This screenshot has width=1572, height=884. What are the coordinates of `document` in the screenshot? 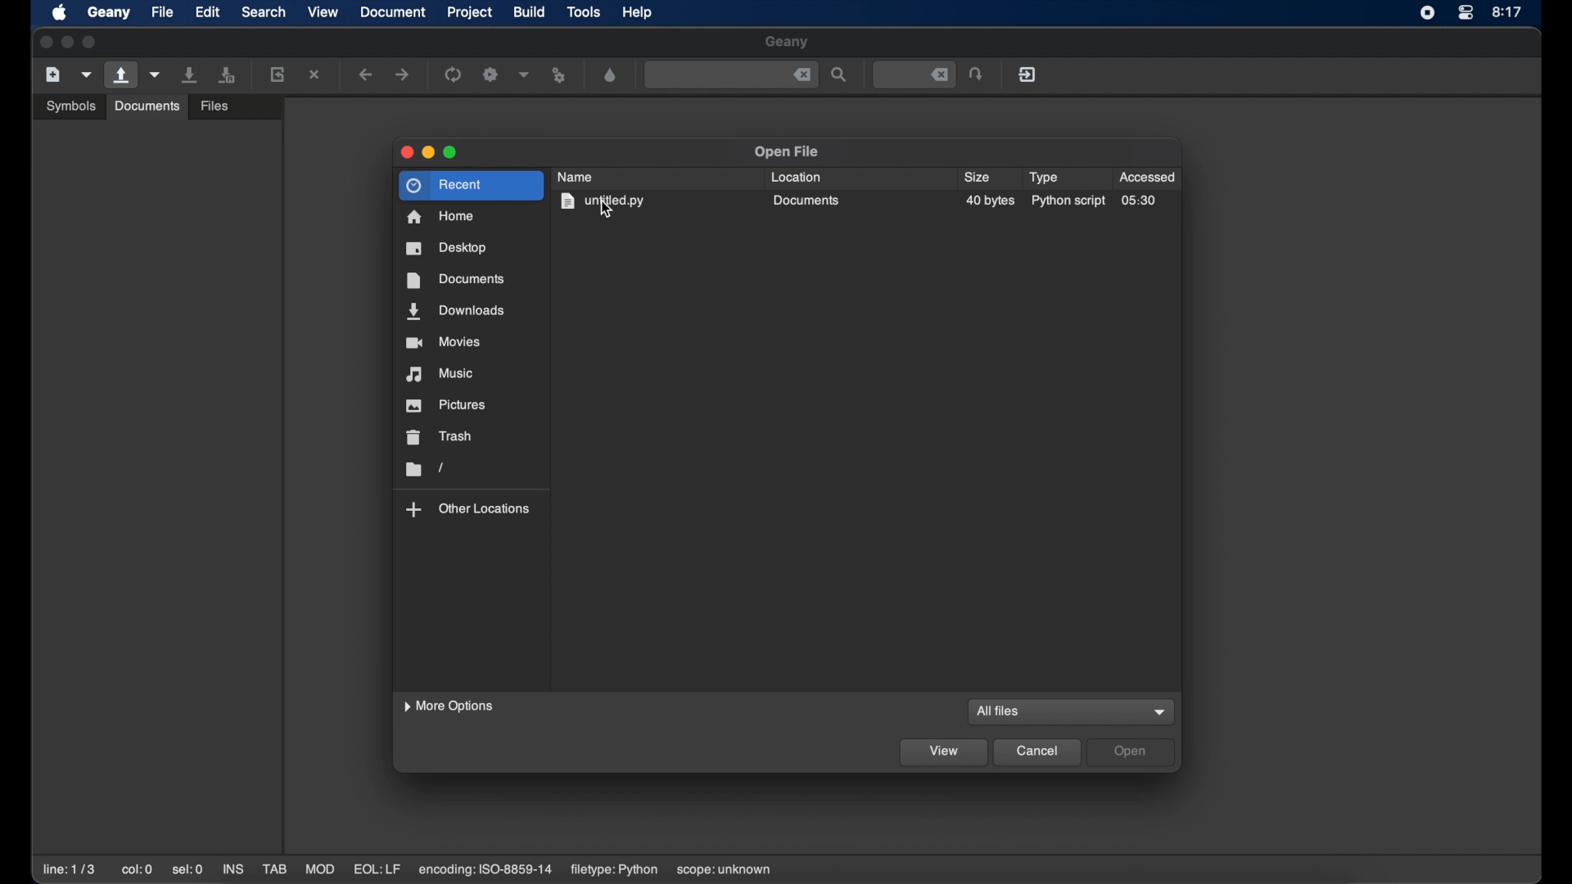 It's located at (392, 11).